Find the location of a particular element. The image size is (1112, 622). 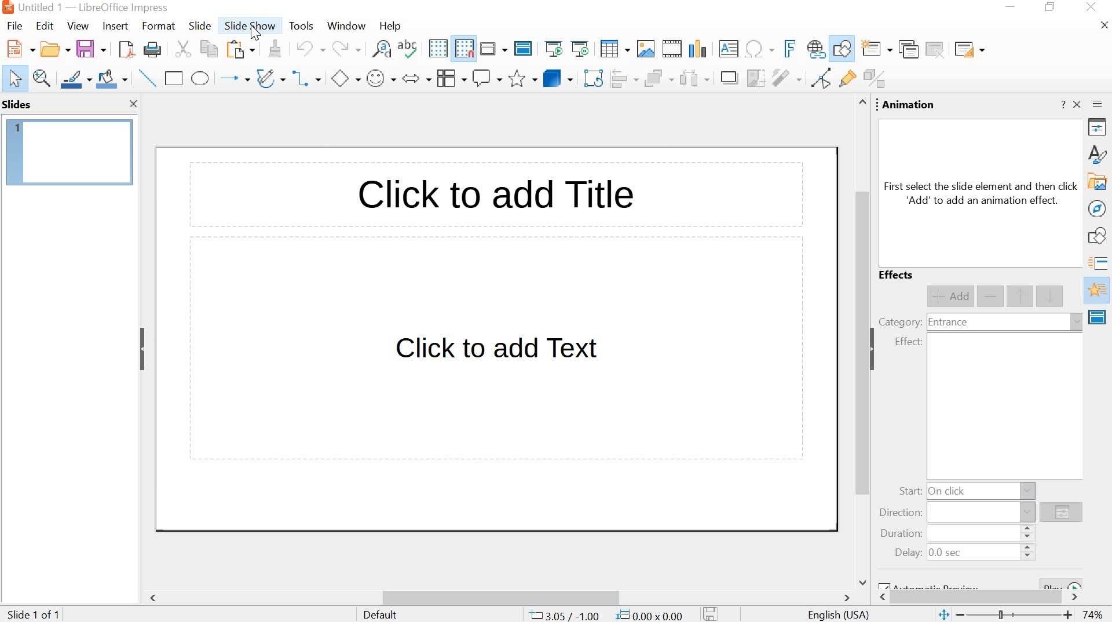

lines and arrows is located at coordinates (233, 79).